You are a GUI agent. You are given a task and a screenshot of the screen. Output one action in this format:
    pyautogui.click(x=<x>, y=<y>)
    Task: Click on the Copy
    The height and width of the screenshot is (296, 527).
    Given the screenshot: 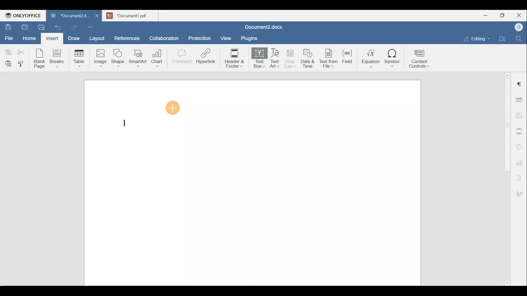 What is the action you would take?
    pyautogui.click(x=7, y=50)
    